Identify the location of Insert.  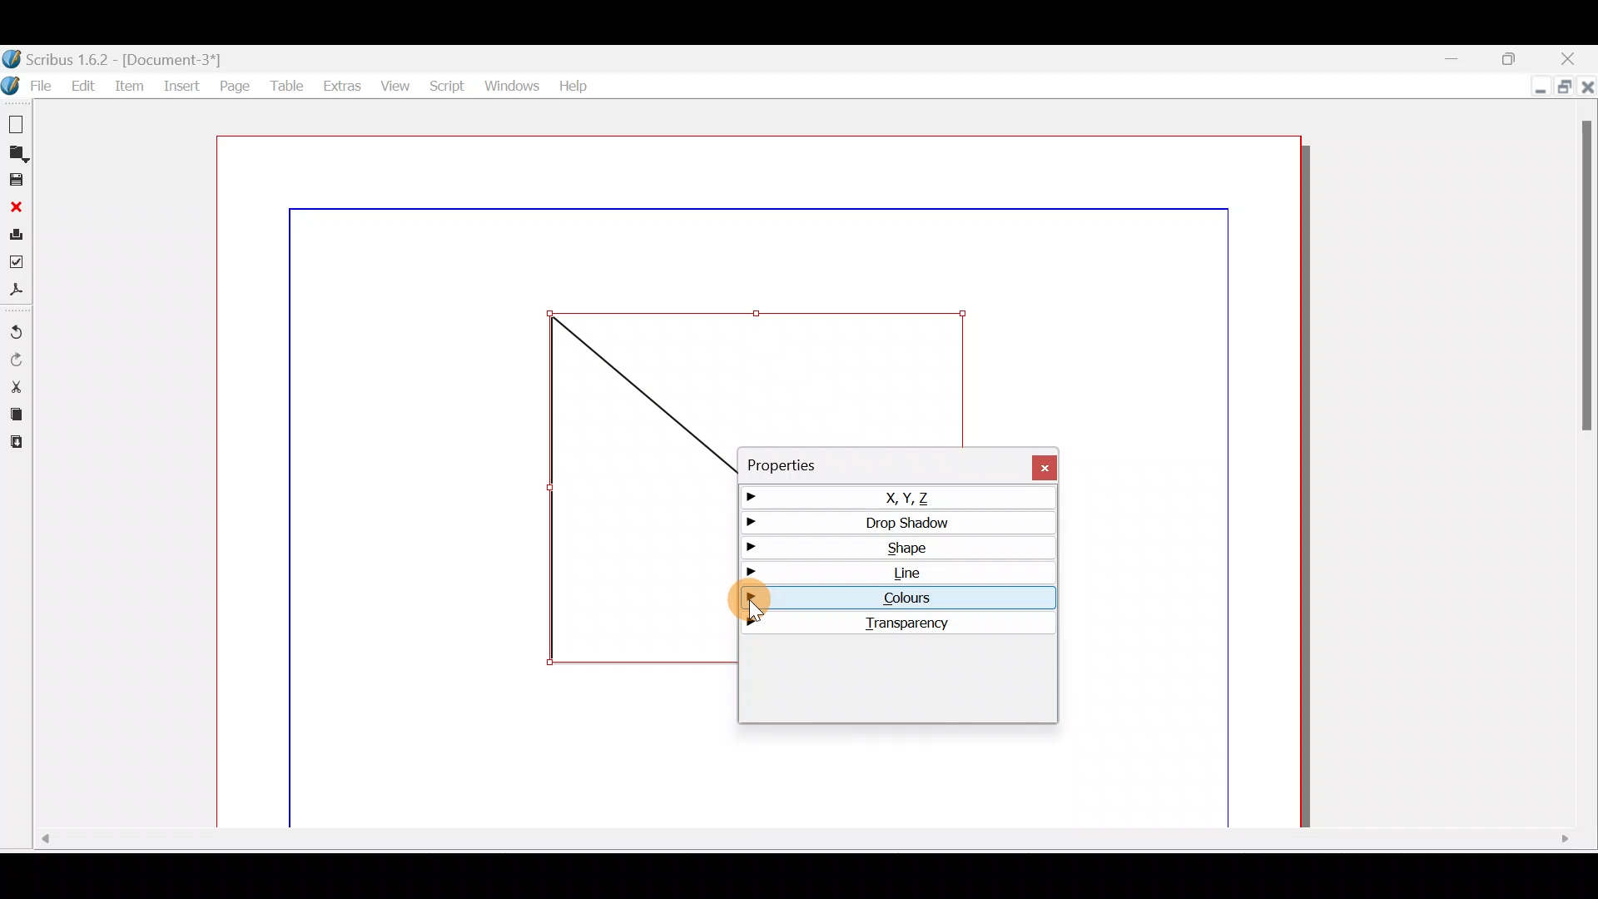
(181, 88).